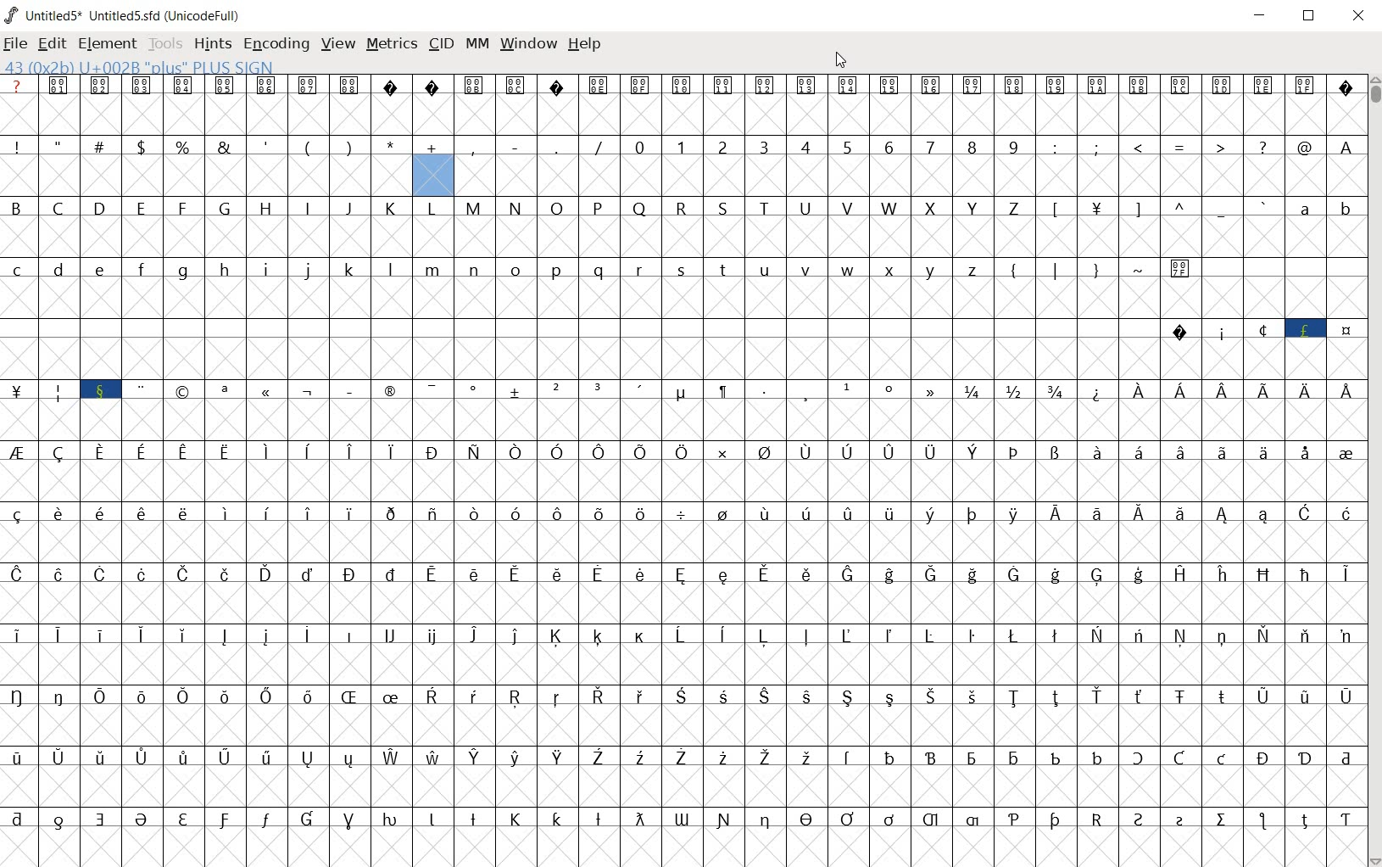 The height and width of the screenshot is (867, 1382). I want to click on addition, so click(433, 165).